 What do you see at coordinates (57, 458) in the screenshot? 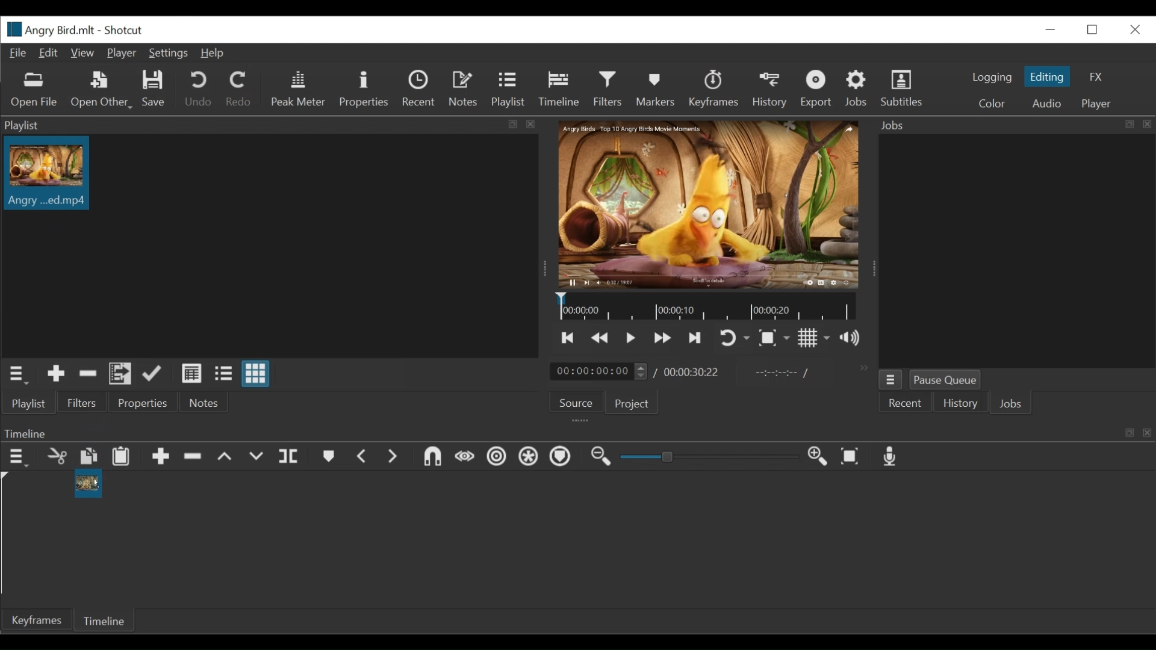
I see `Remove cut` at bounding box center [57, 458].